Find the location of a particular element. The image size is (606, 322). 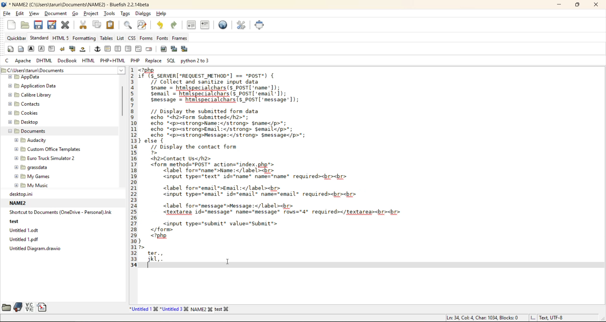

break and clear is located at coordinates (73, 49).